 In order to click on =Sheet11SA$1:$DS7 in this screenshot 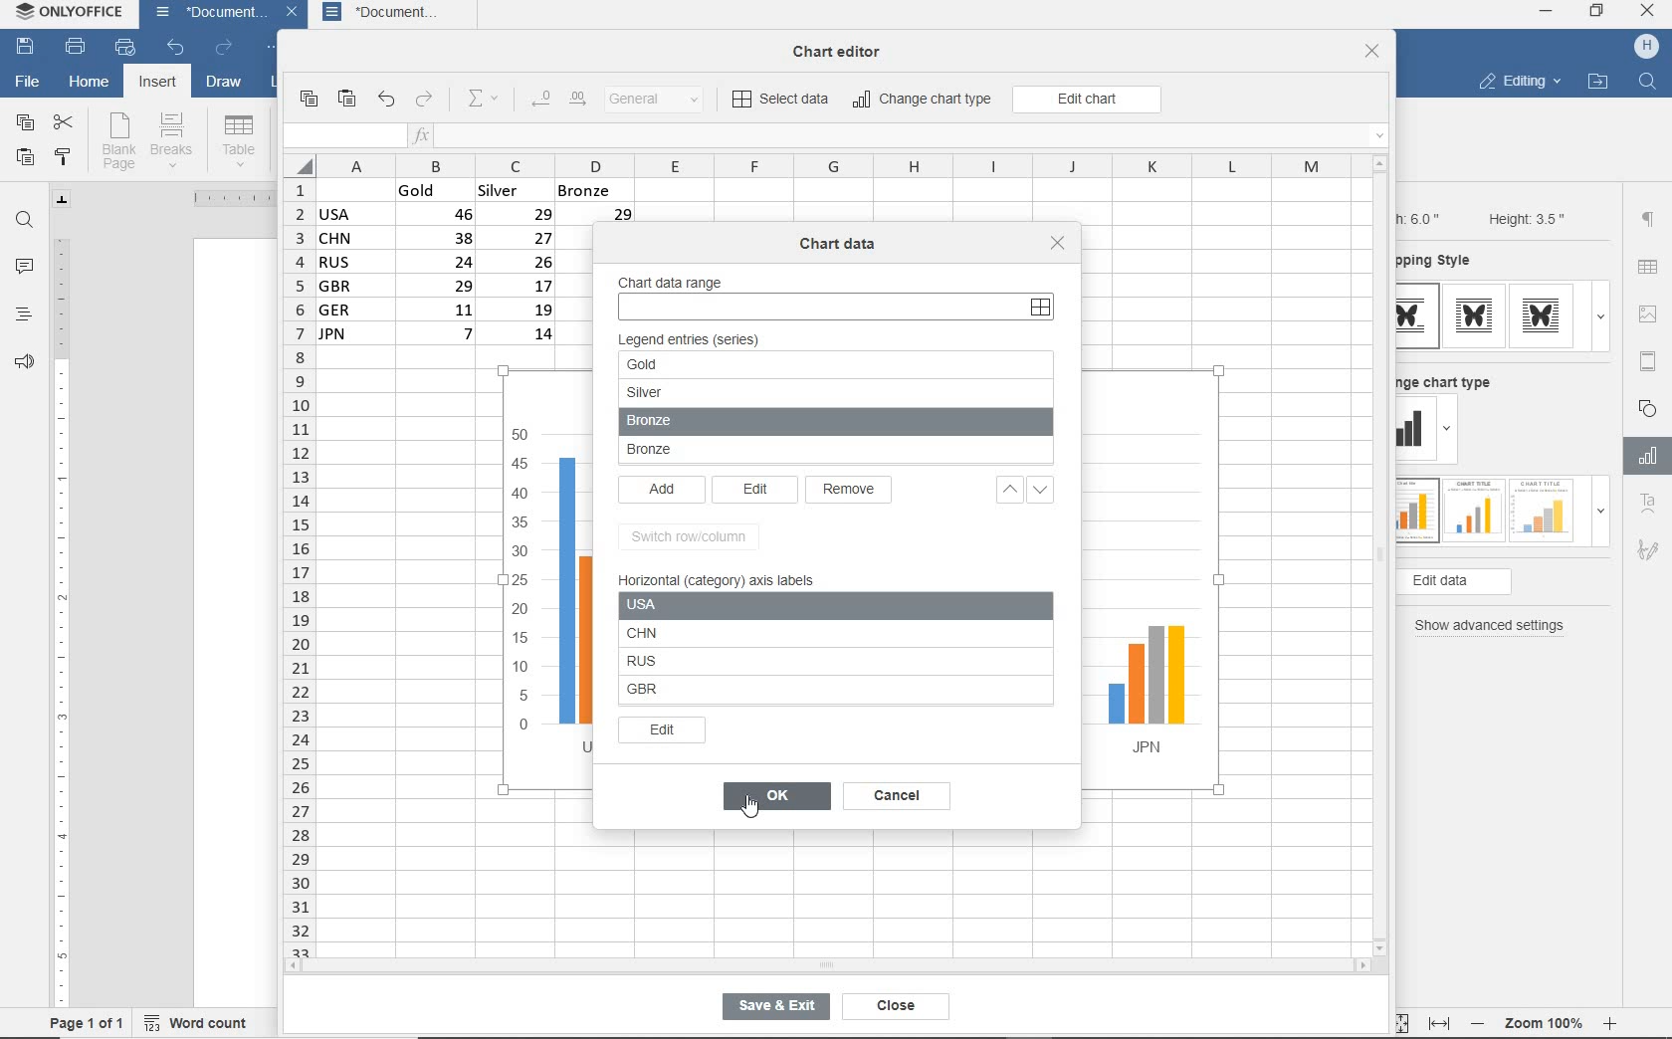, I will do `click(841, 307)`.